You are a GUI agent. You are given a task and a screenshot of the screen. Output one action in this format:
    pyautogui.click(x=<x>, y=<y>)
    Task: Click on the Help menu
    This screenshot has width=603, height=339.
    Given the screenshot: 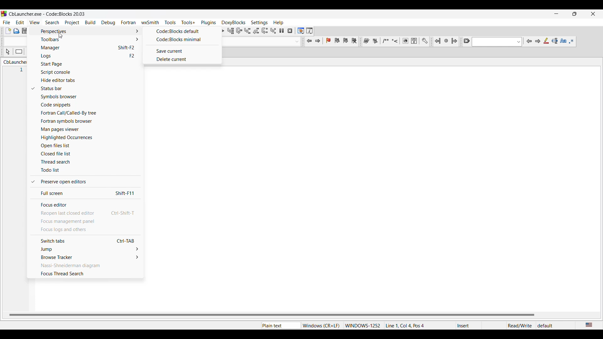 What is the action you would take?
    pyautogui.click(x=279, y=23)
    